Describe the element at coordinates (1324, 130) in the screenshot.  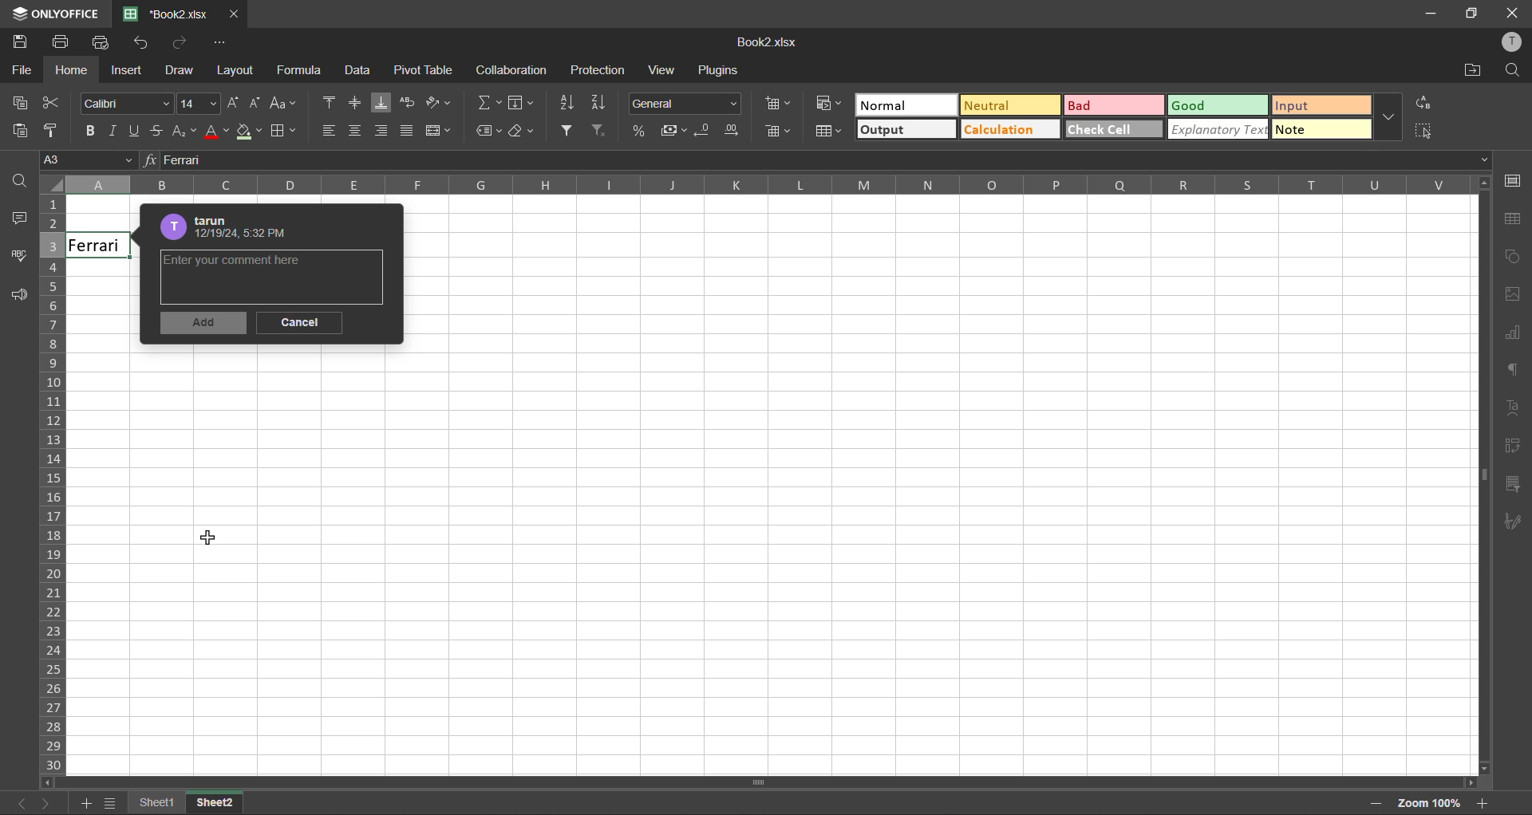
I see `note` at that location.